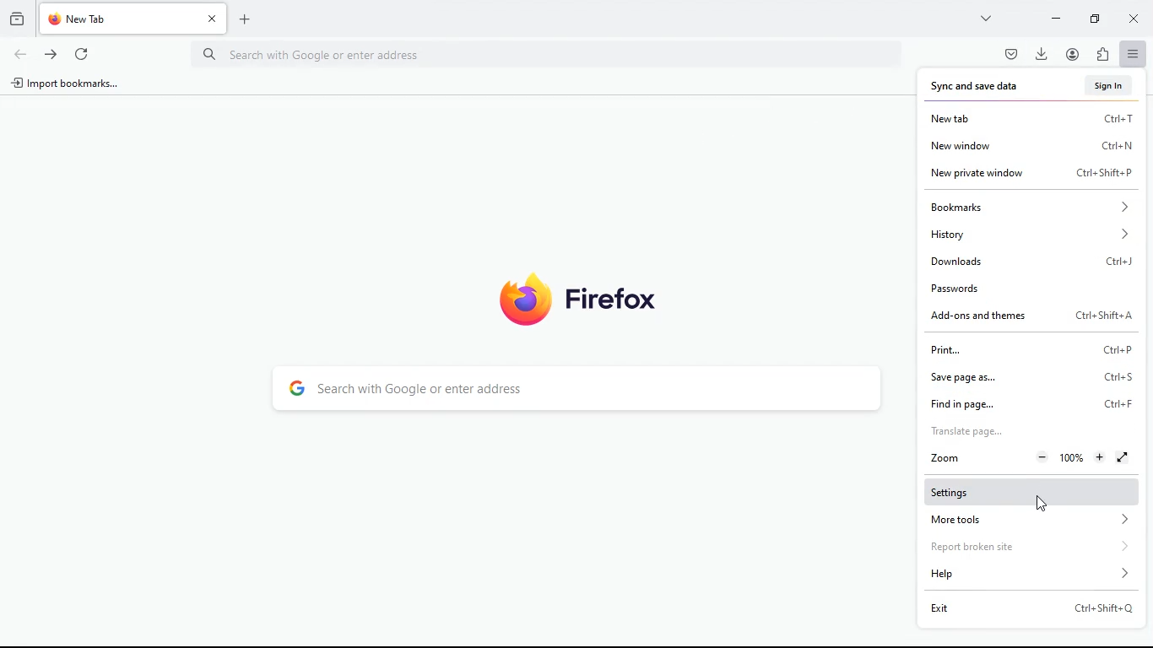 Image resolution: width=1153 pixels, height=648 pixels. I want to click on history, so click(1027, 234).